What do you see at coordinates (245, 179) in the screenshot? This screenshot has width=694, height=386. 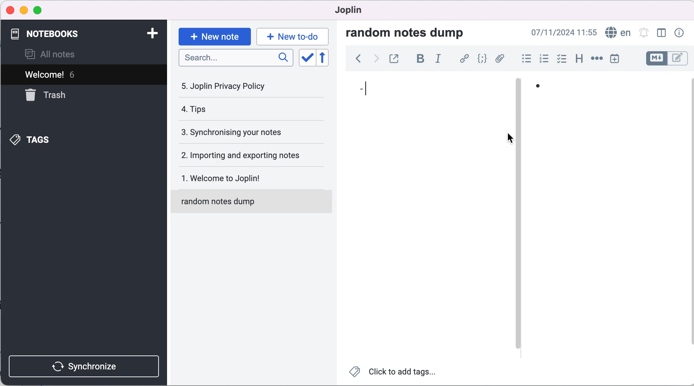 I see `welcome to joplin!` at bounding box center [245, 179].